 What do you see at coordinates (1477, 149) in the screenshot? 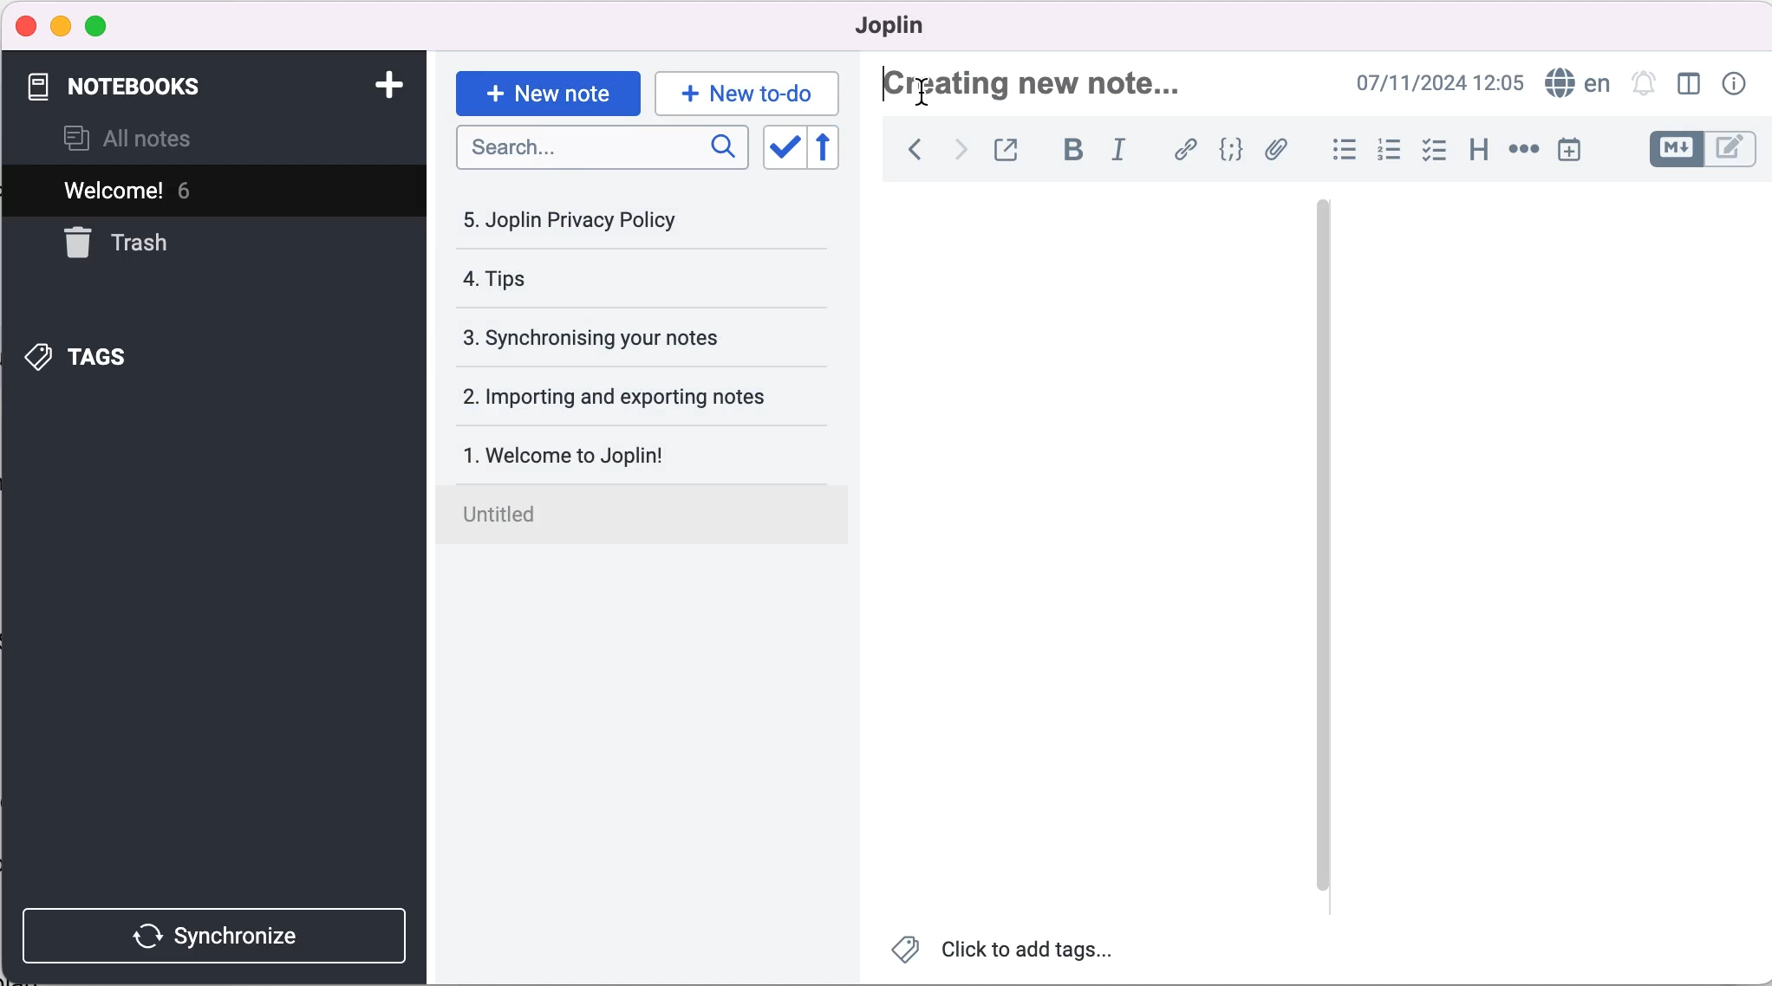
I see `heading` at bounding box center [1477, 149].